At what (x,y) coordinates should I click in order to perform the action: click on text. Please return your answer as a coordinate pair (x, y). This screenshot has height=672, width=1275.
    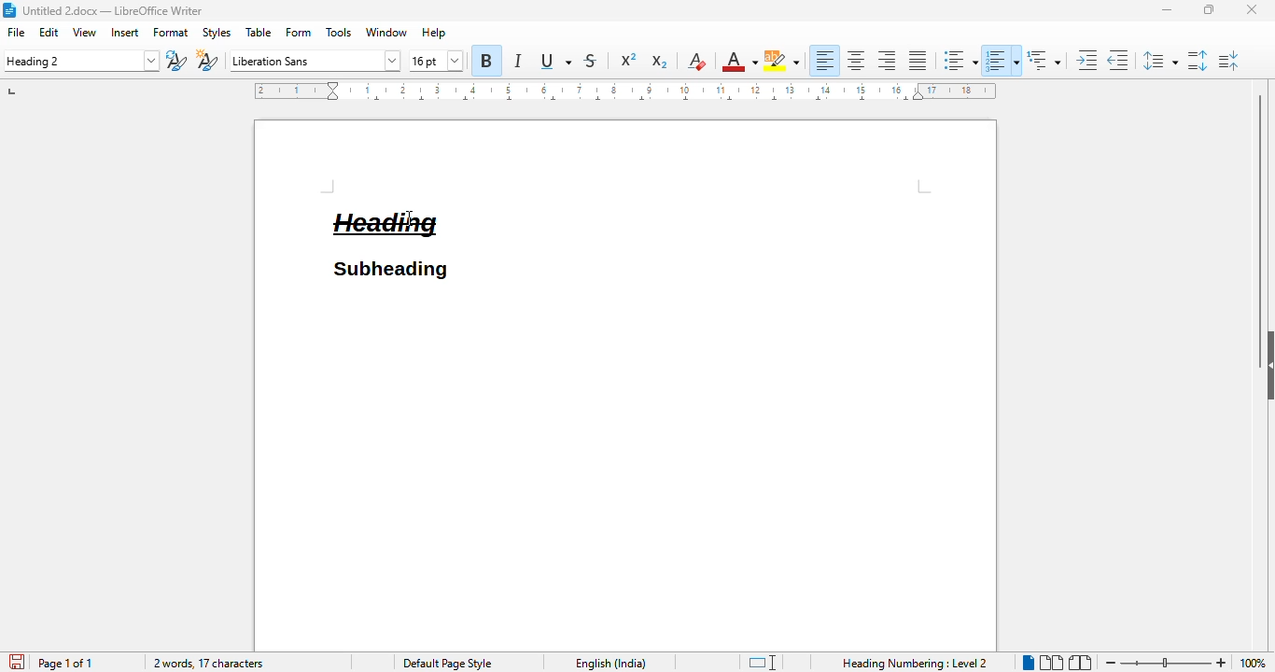
    Looking at the image, I should click on (389, 226).